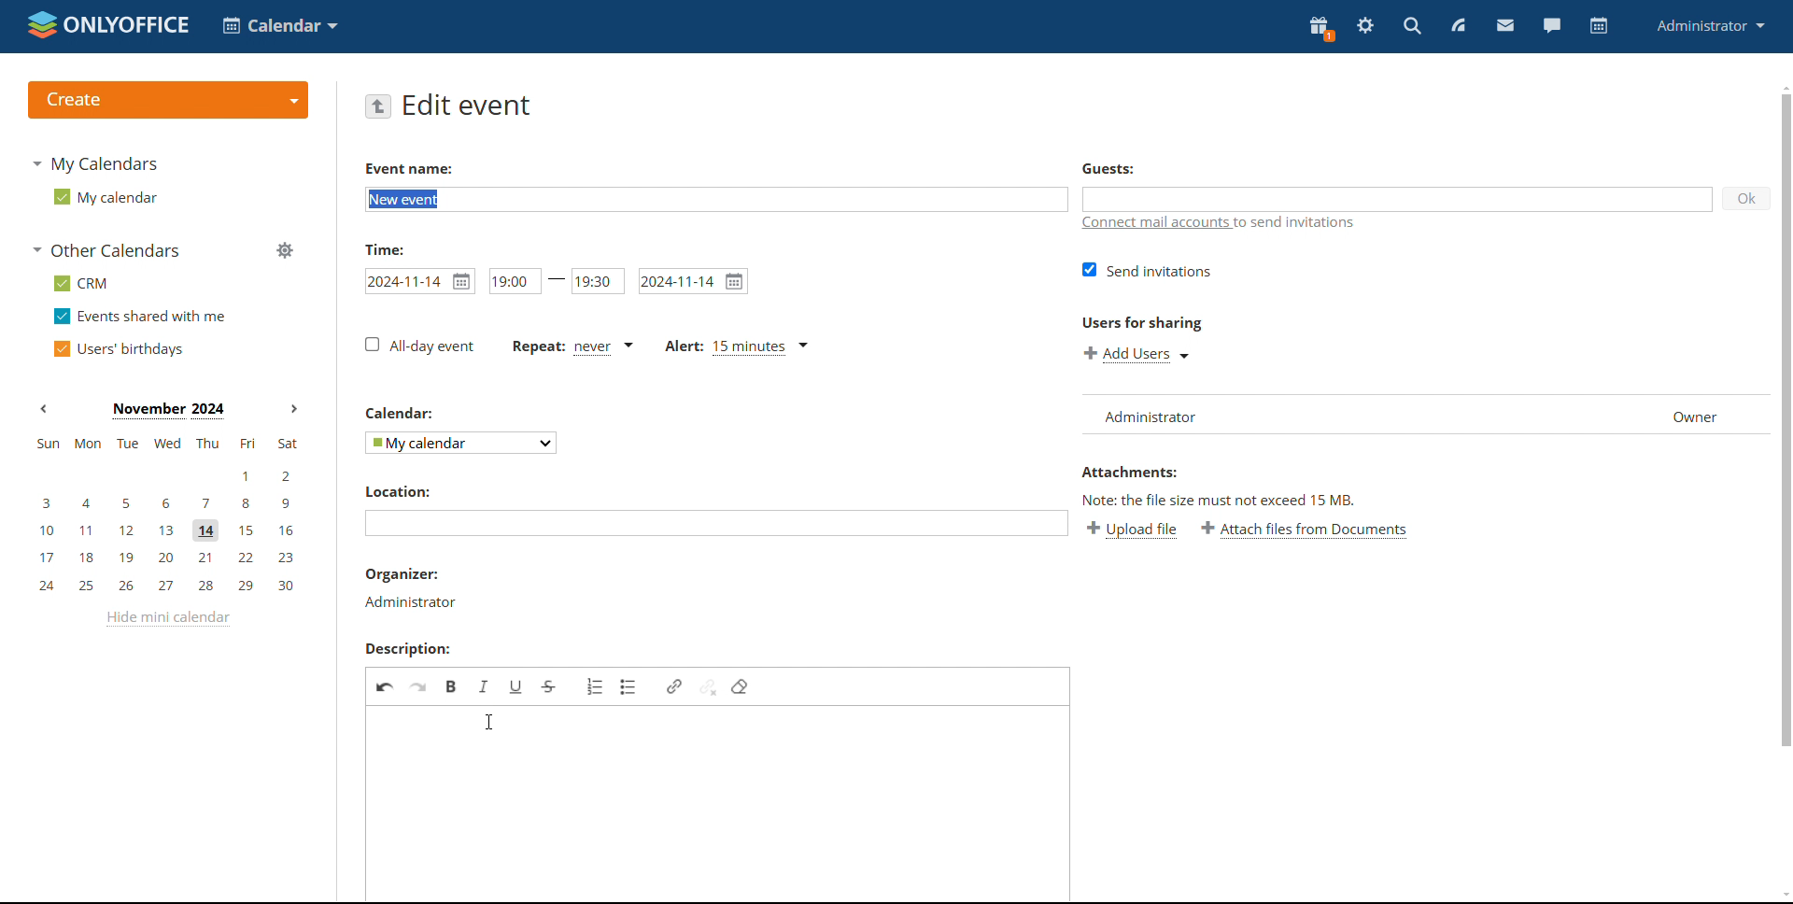 The width and height of the screenshot is (1793, 904). I want to click on add event name, so click(715, 199).